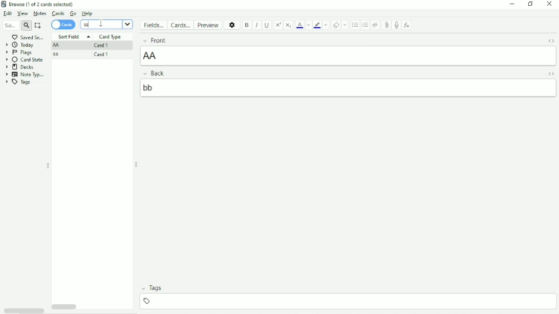  Describe the element at coordinates (19, 52) in the screenshot. I see `Flags` at that location.